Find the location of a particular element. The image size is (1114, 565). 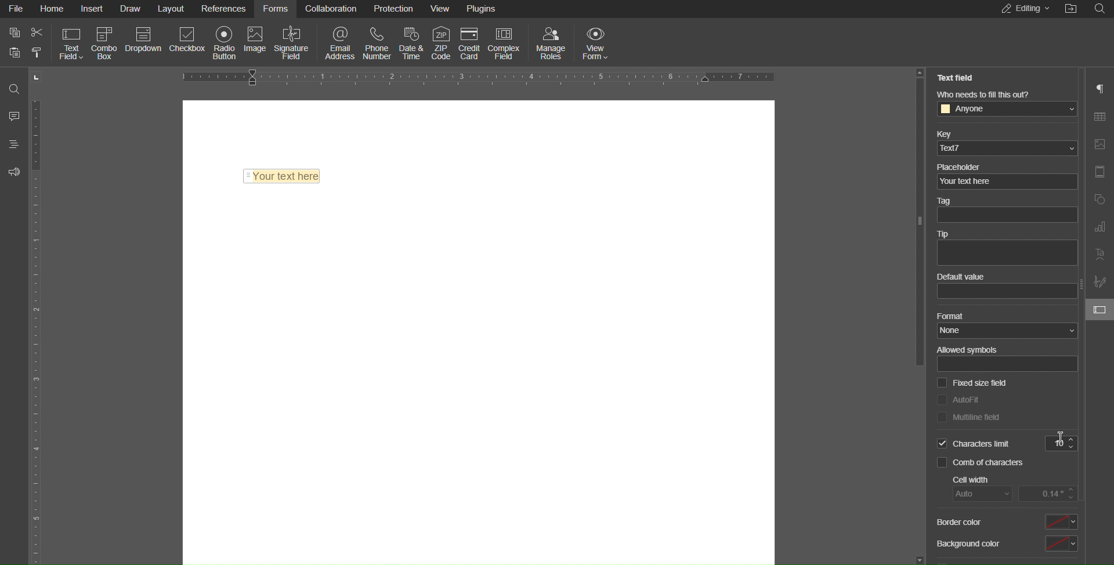

Complex Field is located at coordinates (504, 41).